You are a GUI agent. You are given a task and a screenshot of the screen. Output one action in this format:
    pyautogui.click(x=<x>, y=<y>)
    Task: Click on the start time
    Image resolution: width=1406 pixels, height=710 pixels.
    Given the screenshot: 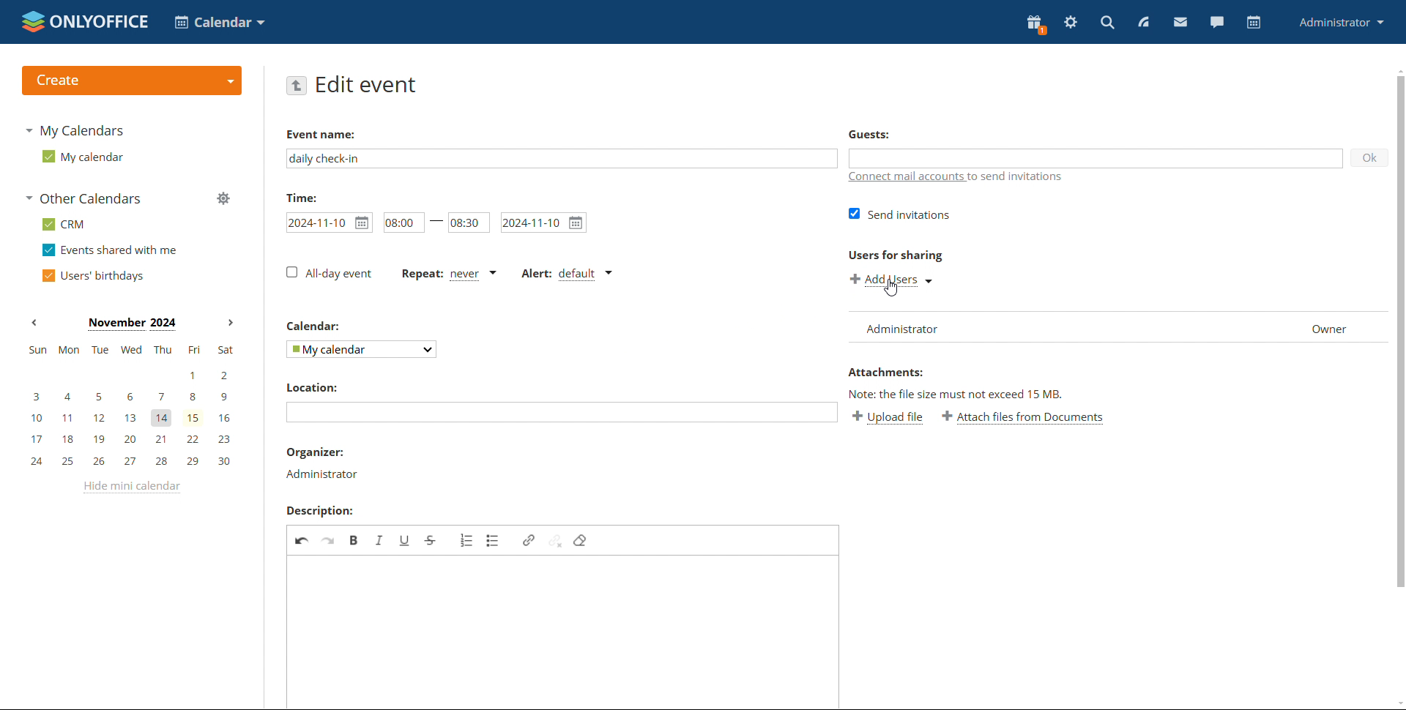 What is the action you would take?
    pyautogui.click(x=399, y=223)
    